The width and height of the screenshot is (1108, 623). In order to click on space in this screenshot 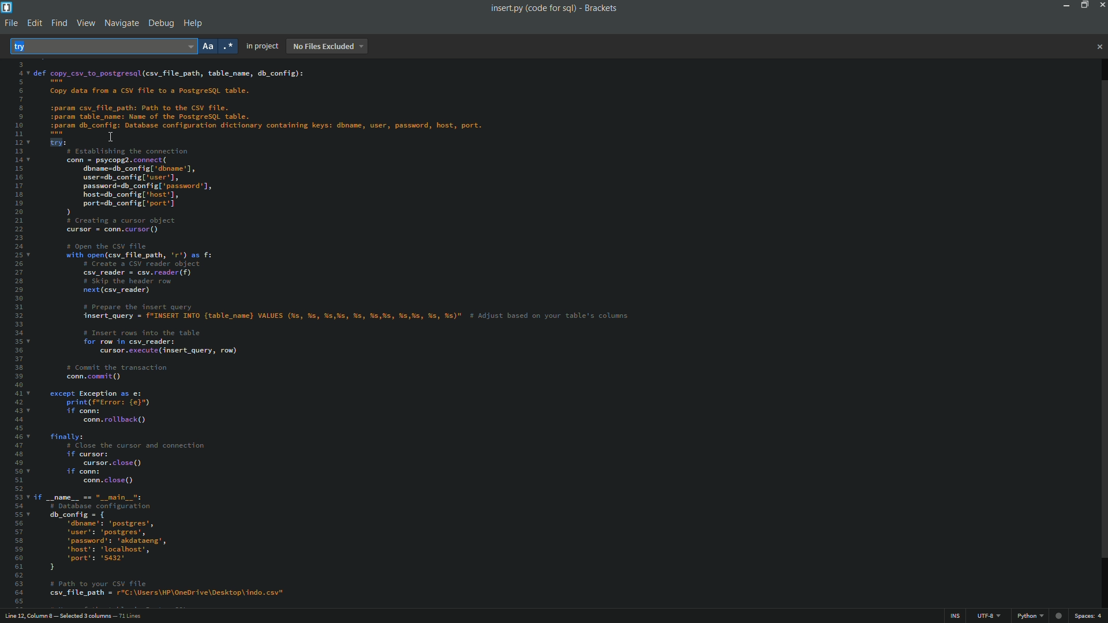, I will do `click(1090, 616)`.